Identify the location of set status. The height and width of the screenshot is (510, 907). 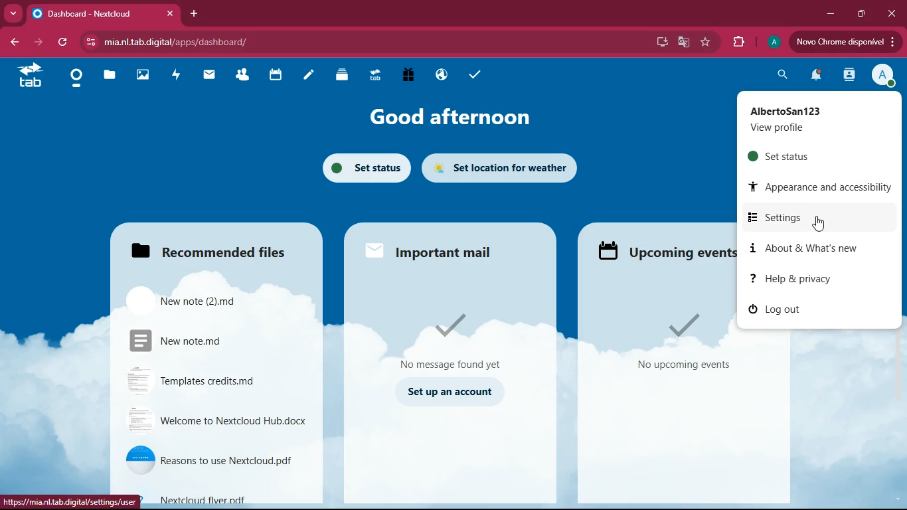
(817, 155).